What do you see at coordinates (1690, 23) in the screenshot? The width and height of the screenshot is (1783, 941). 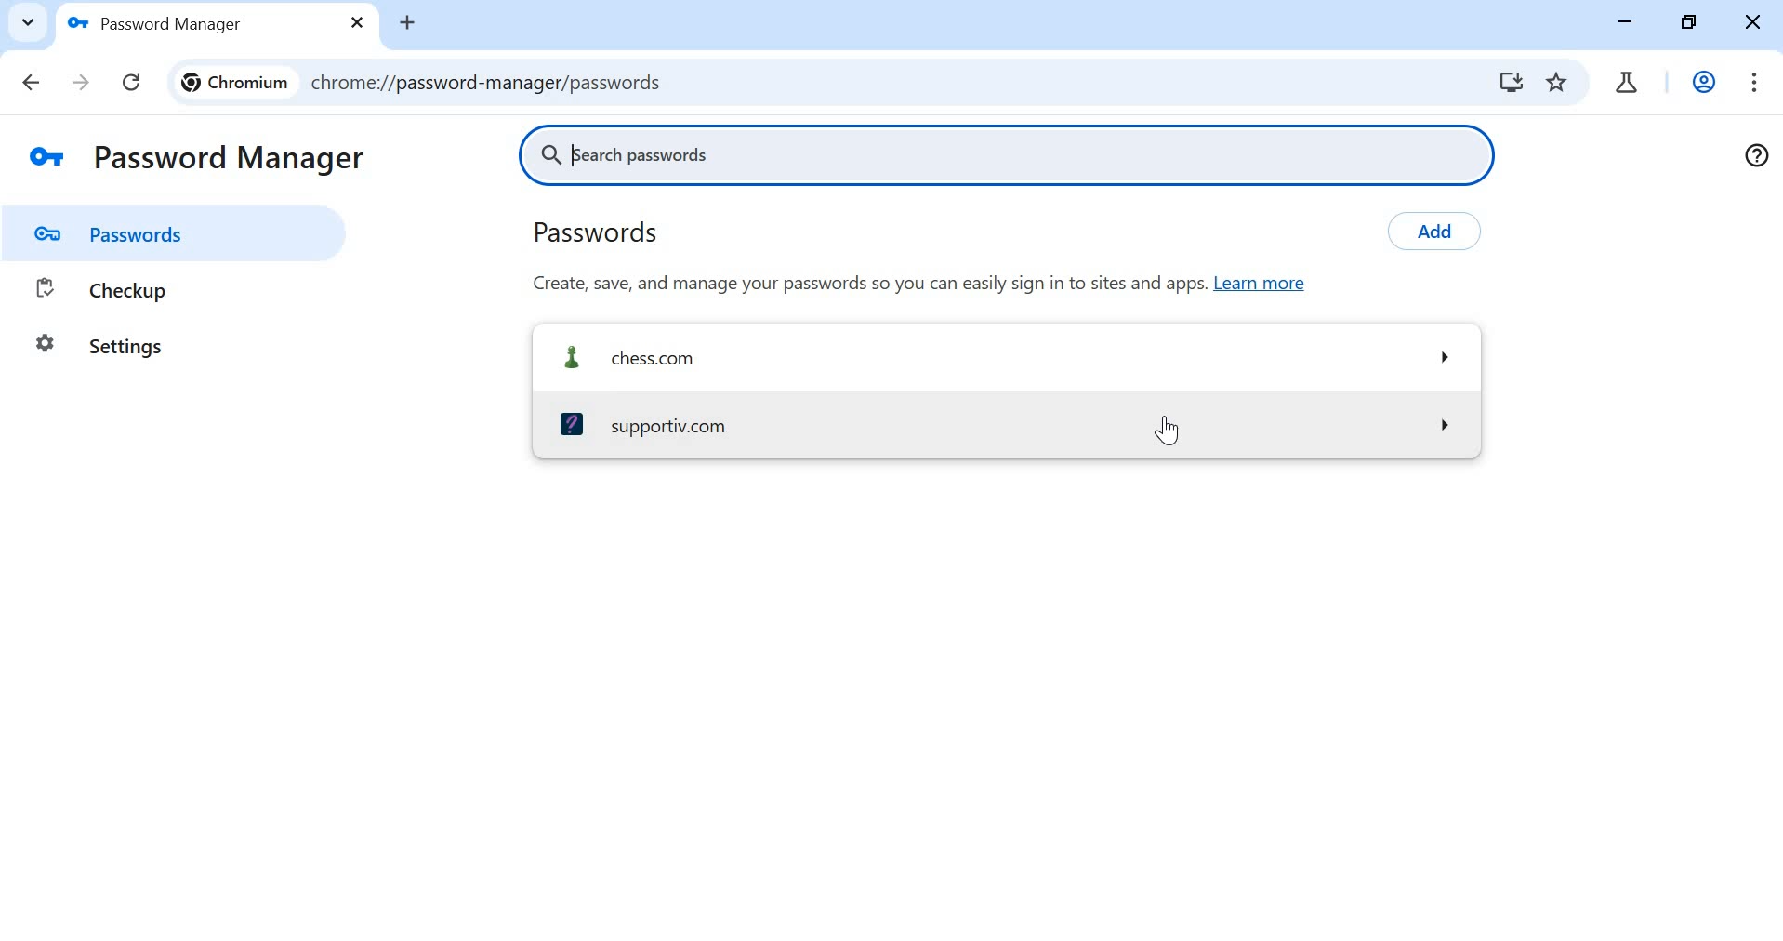 I see `restore down` at bounding box center [1690, 23].